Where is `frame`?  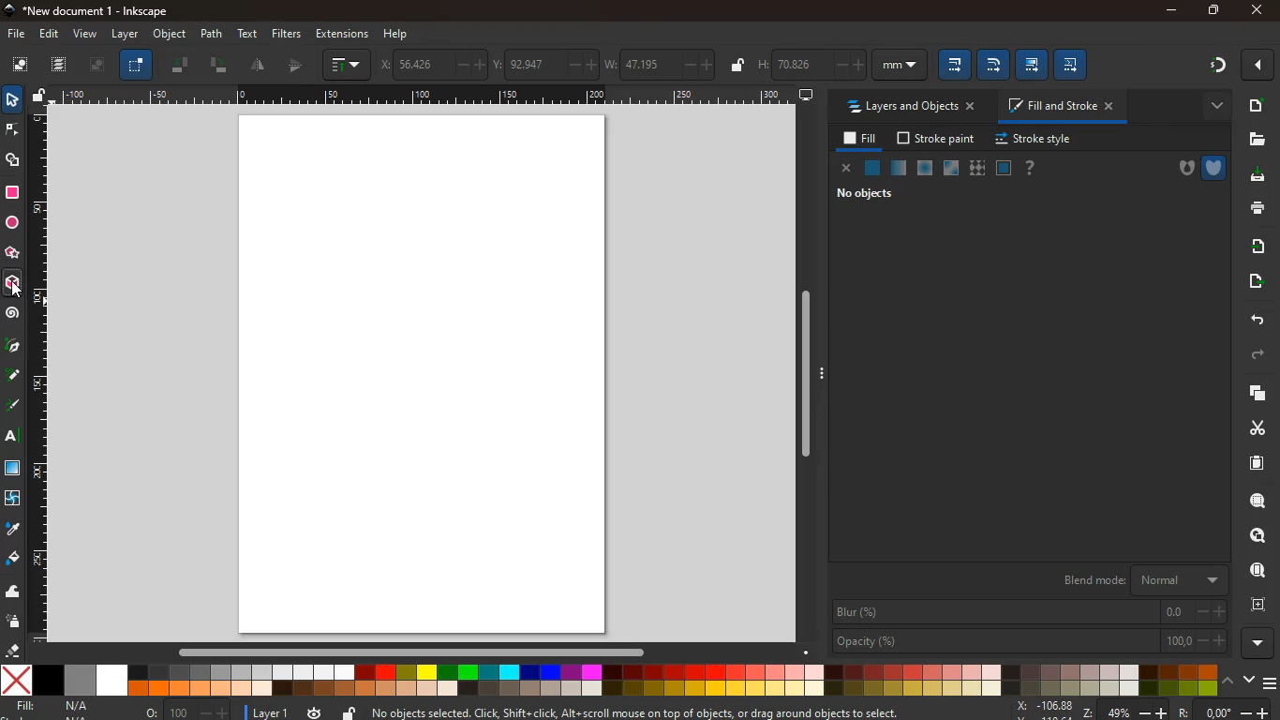 frame is located at coordinates (1004, 168).